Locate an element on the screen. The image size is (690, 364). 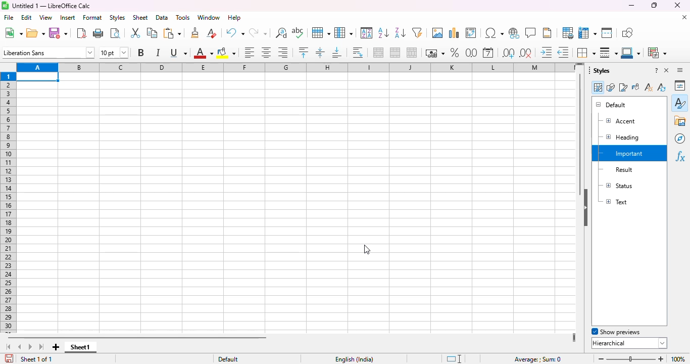
columns is located at coordinates (293, 67).